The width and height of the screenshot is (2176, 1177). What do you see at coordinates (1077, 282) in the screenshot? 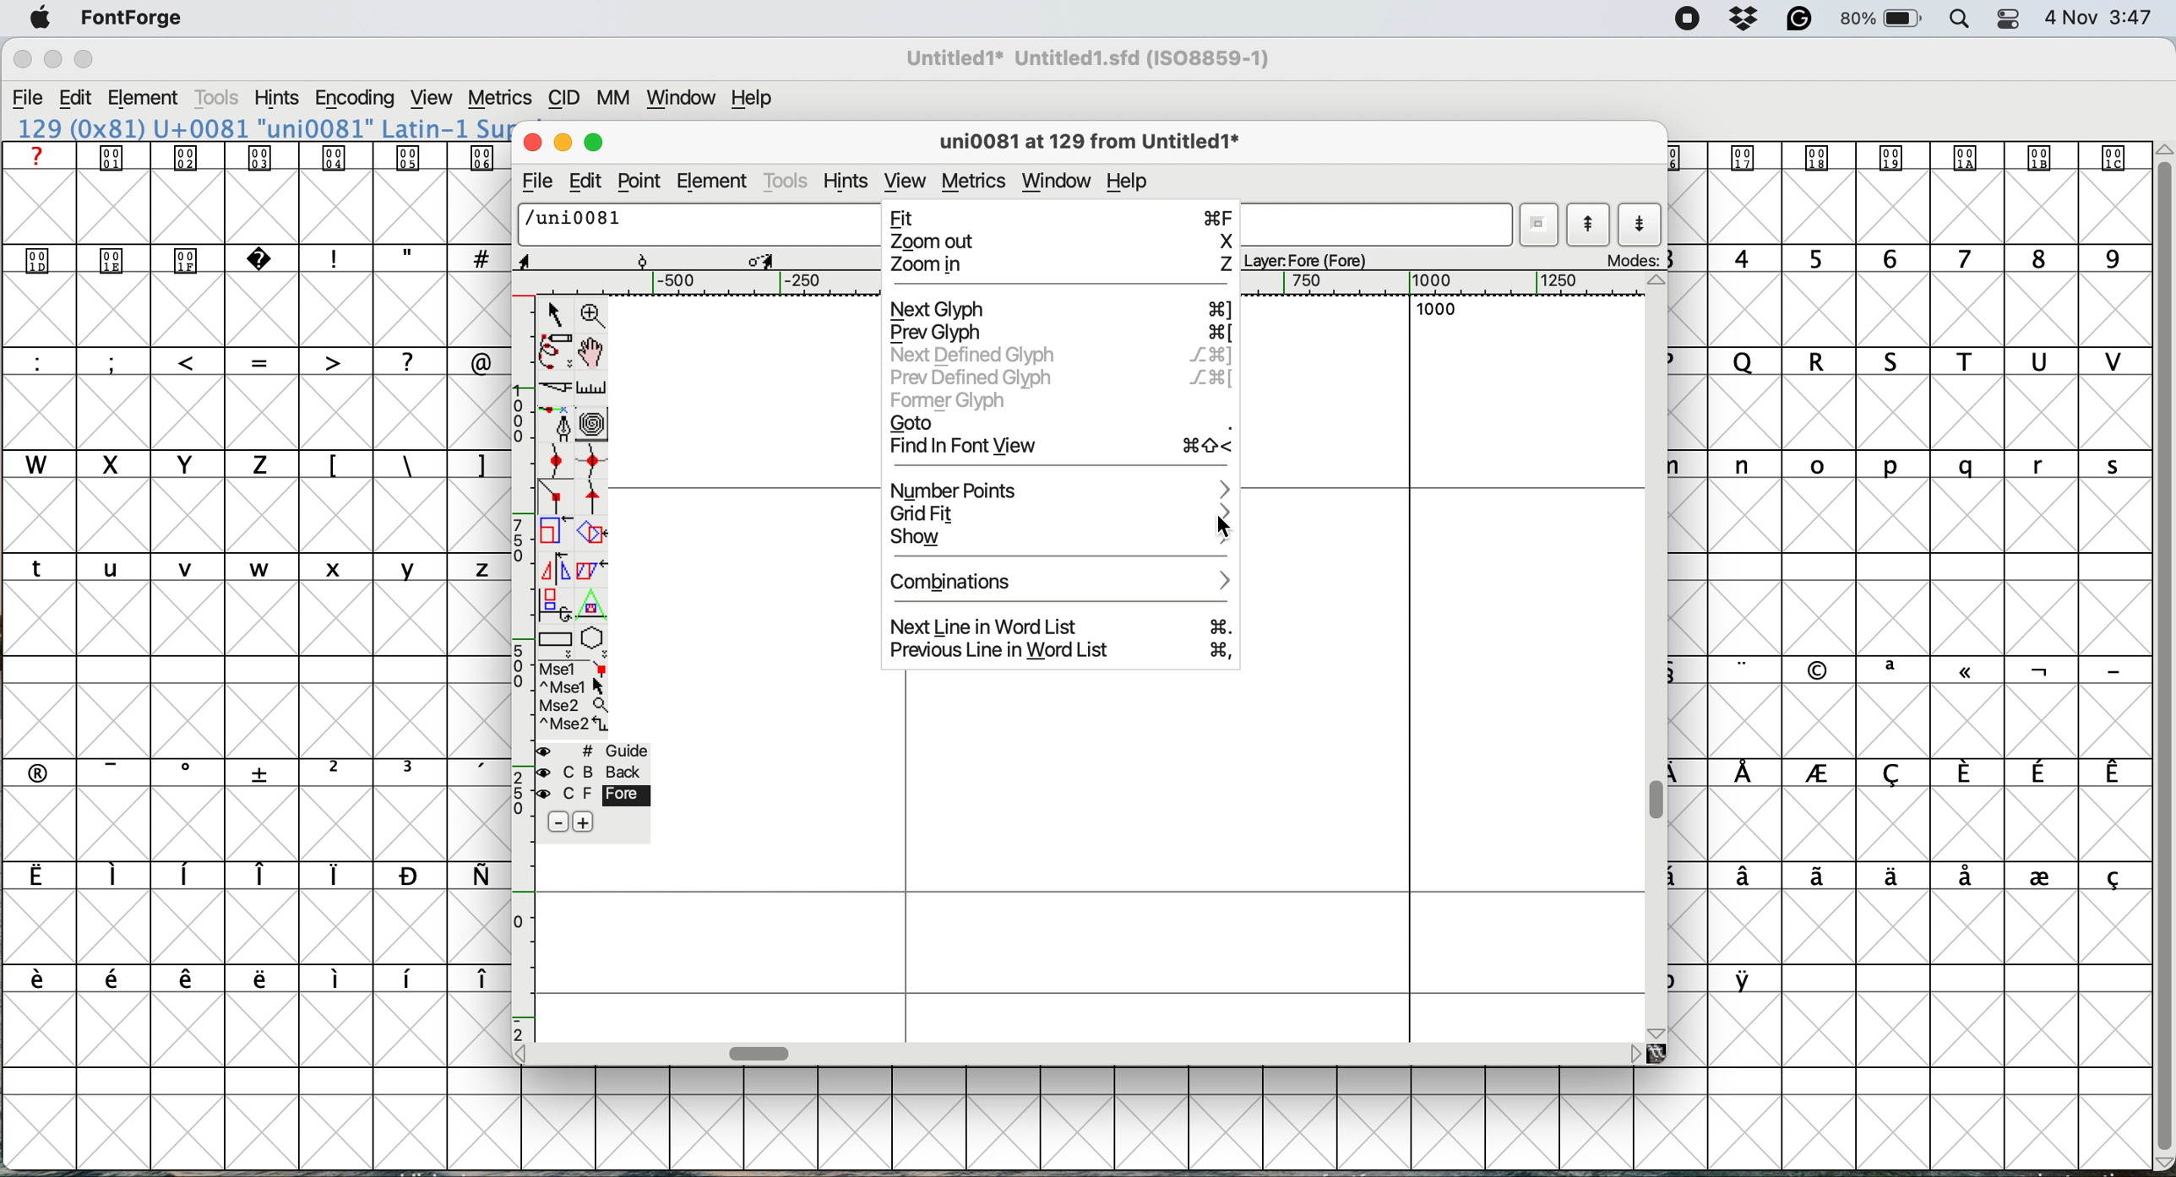
I see `Horizontal Scale` at bounding box center [1077, 282].